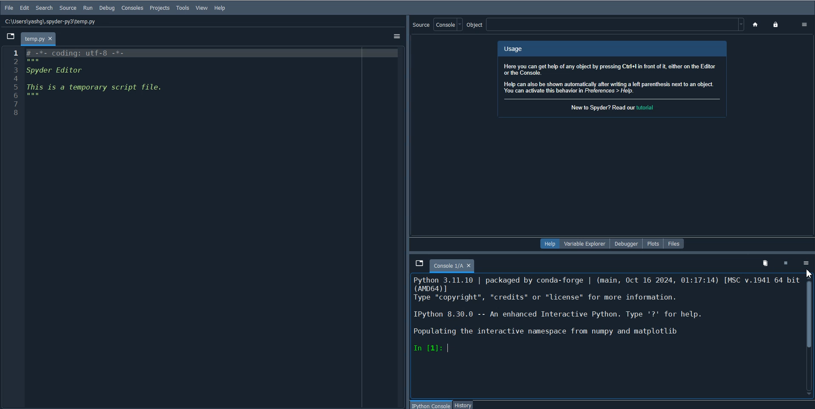  Describe the element at coordinates (420, 264) in the screenshot. I see `Browse Tab` at that location.